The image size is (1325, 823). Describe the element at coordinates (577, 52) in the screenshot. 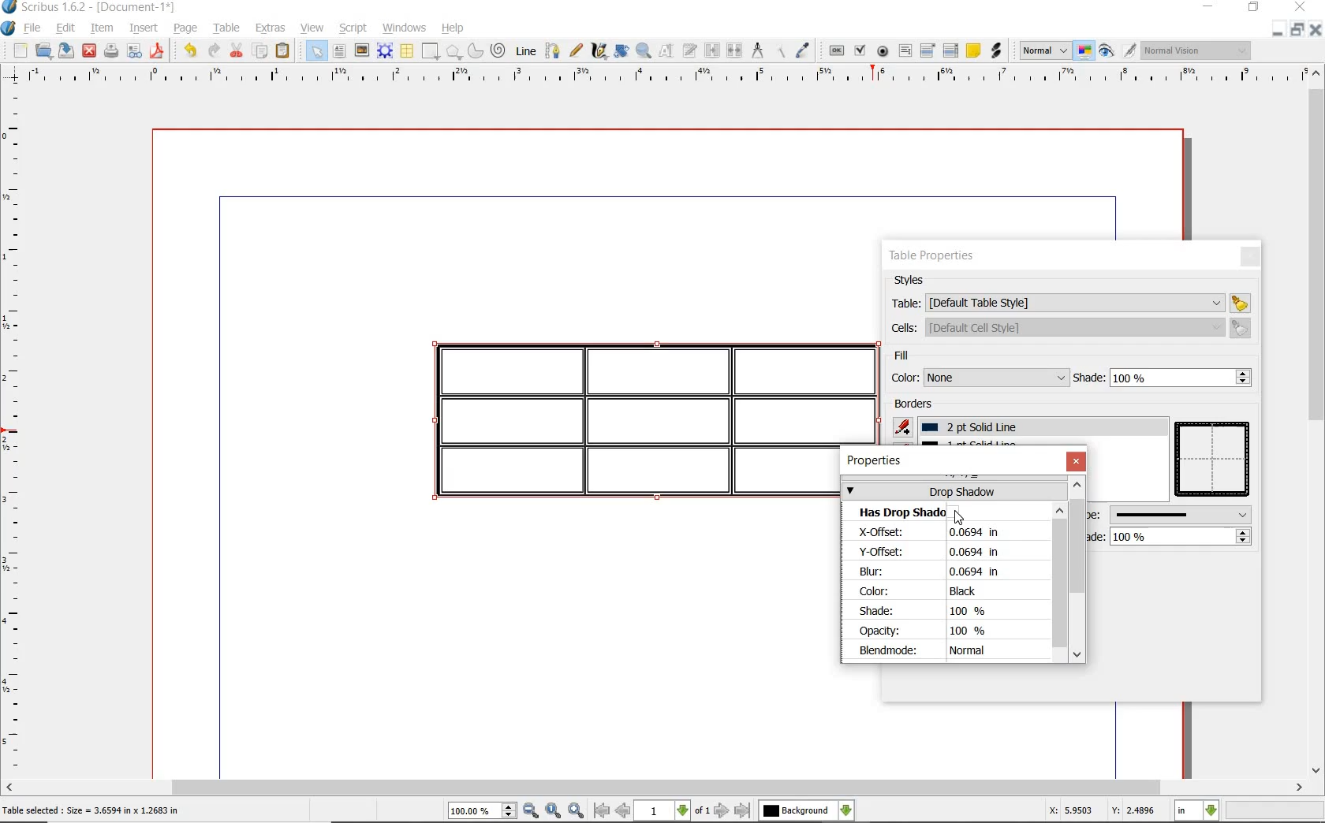

I see `freehand line` at that location.